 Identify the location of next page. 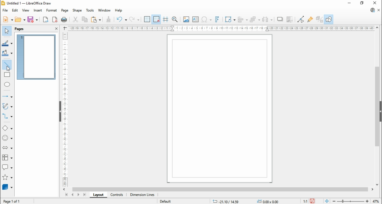
(78, 194).